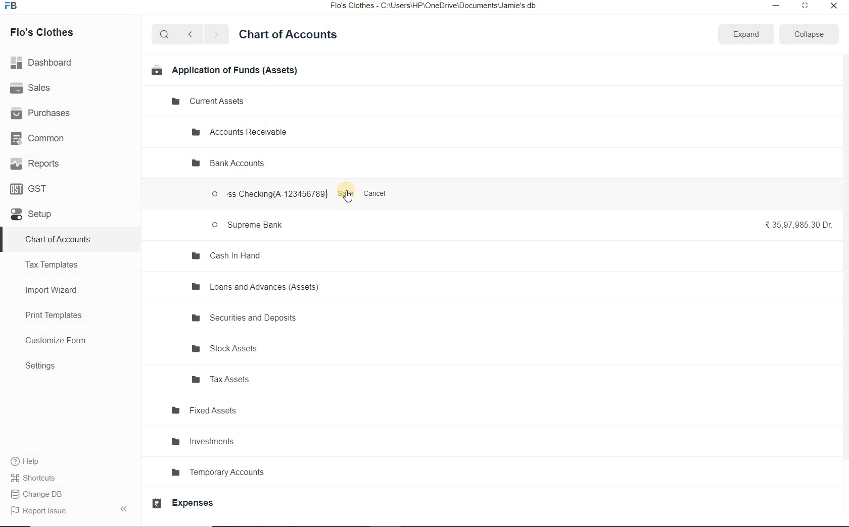 This screenshot has height=527, width=849. Describe the element at coordinates (64, 291) in the screenshot. I see `Import Wizard` at that location.